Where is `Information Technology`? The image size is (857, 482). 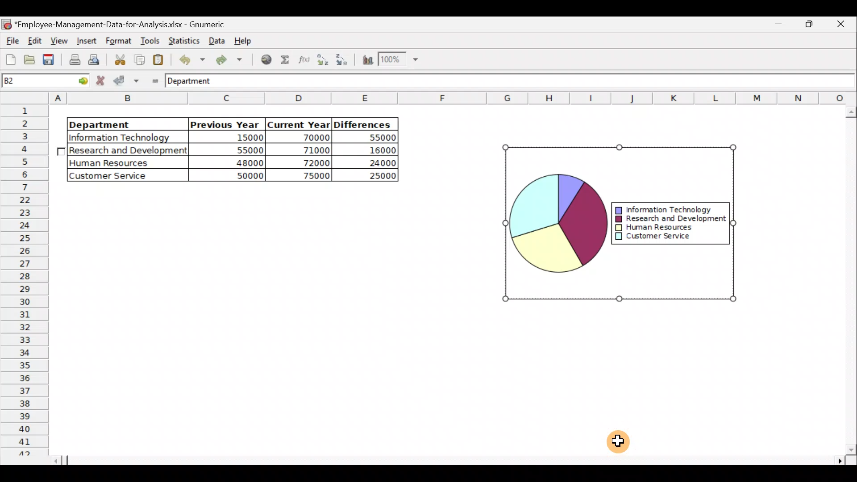 Information Technology is located at coordinates (665, 209).